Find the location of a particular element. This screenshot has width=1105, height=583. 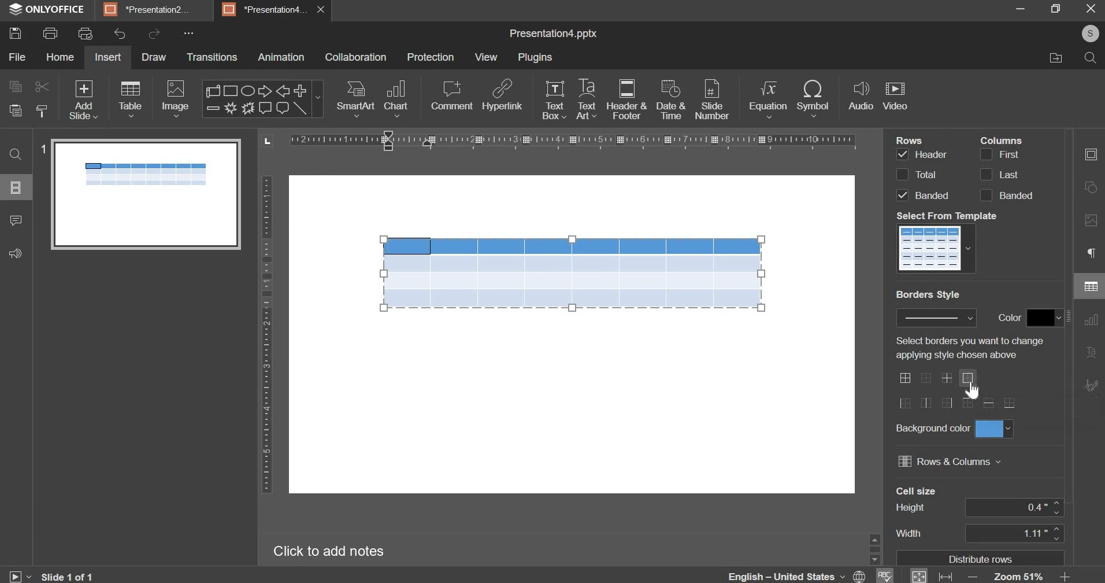

slideshow is located at coordinates (17, 576).